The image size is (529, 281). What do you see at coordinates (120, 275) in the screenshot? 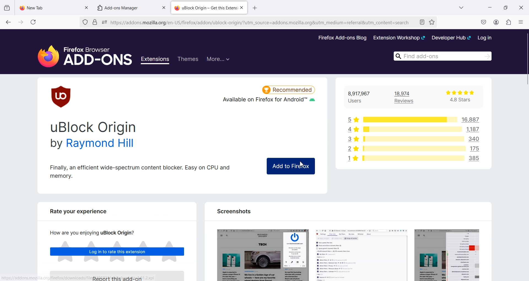
I see `Report this Add-on` at bounding box center [120, 275].